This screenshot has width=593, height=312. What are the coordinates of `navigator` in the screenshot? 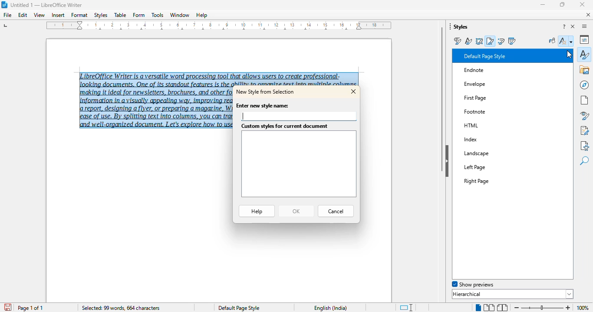 It's located at (584, 85).